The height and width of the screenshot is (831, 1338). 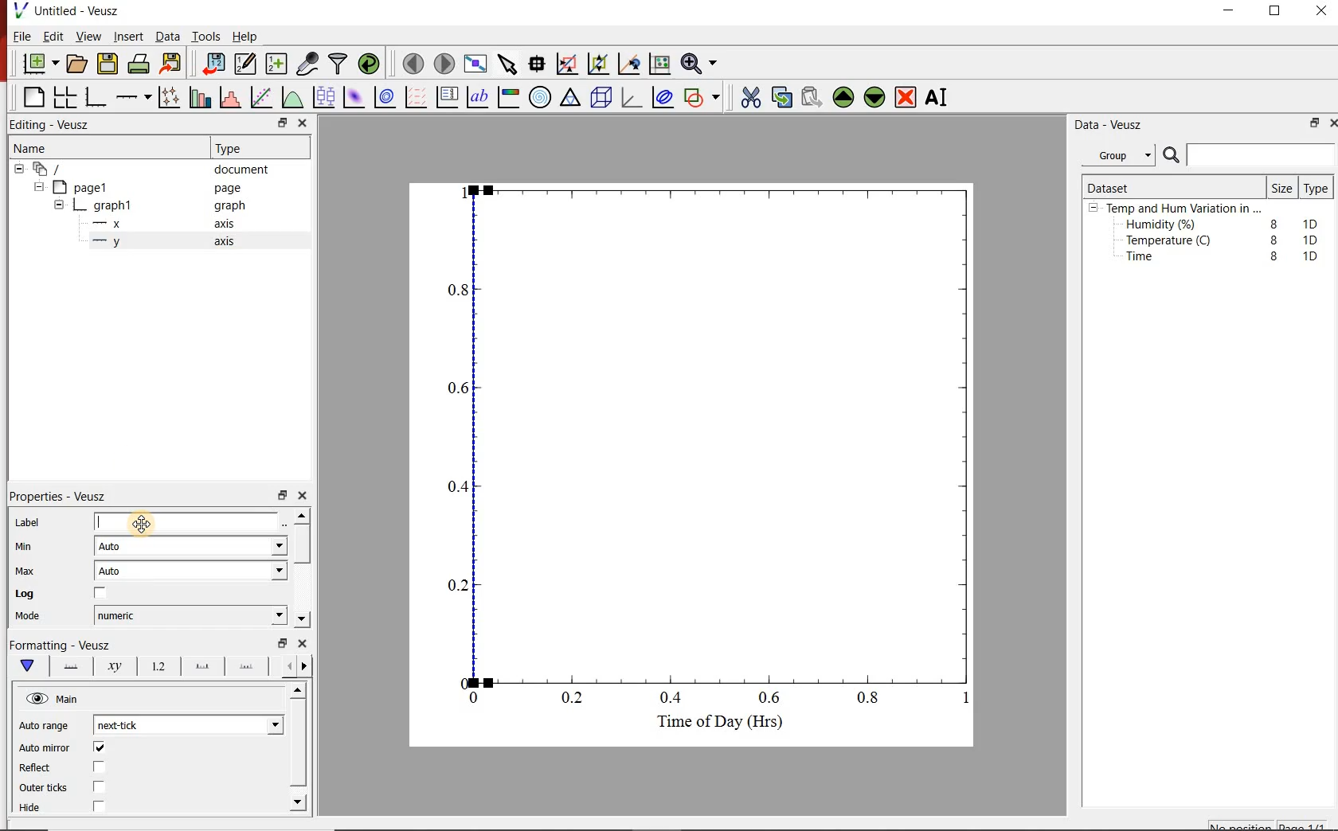 I want to click on close, so click(x=307, y=496).